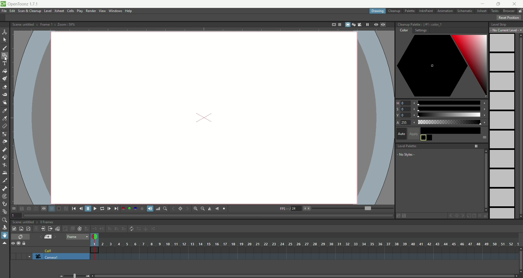 This screenshot has width=523, height=278. What do you see at coordinates (463, 216) in the screenshot?
I see `next key` at bounding box center [463, 216].